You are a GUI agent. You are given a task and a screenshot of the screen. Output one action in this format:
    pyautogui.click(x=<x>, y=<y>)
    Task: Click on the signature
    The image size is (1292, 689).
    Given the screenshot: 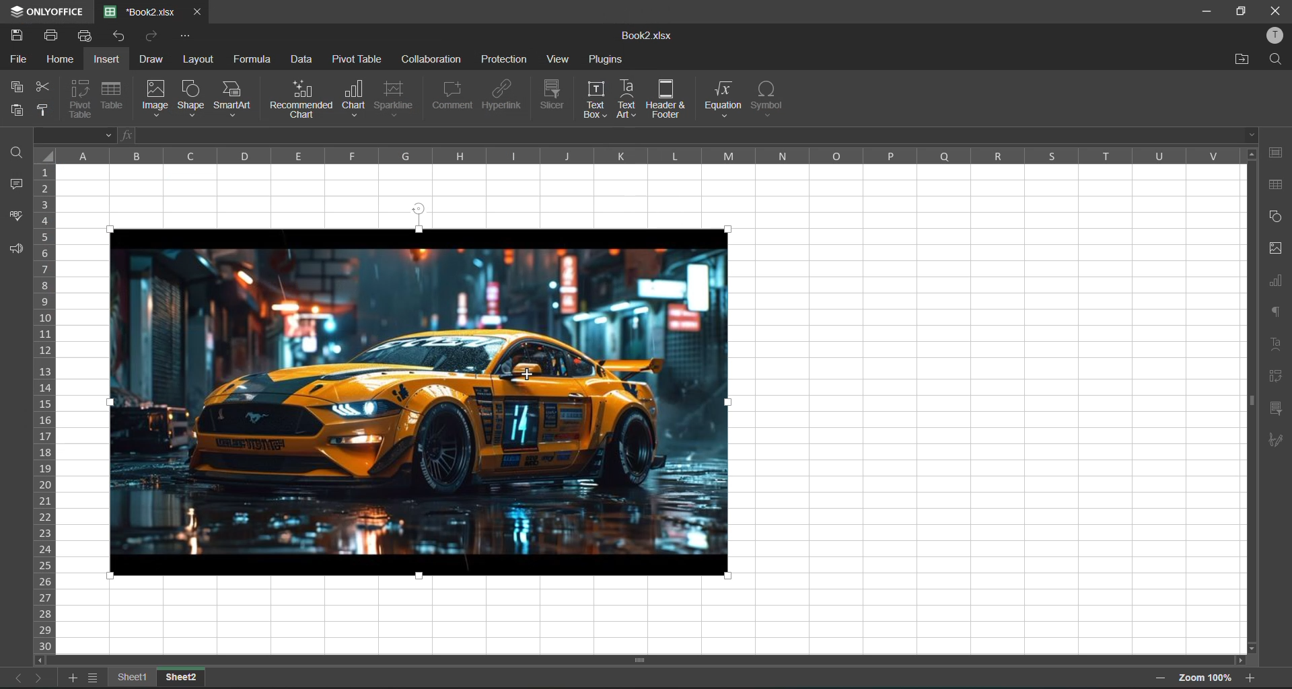 What is the action you would take?
    pyautogui.click(x=1277, y=439)
    